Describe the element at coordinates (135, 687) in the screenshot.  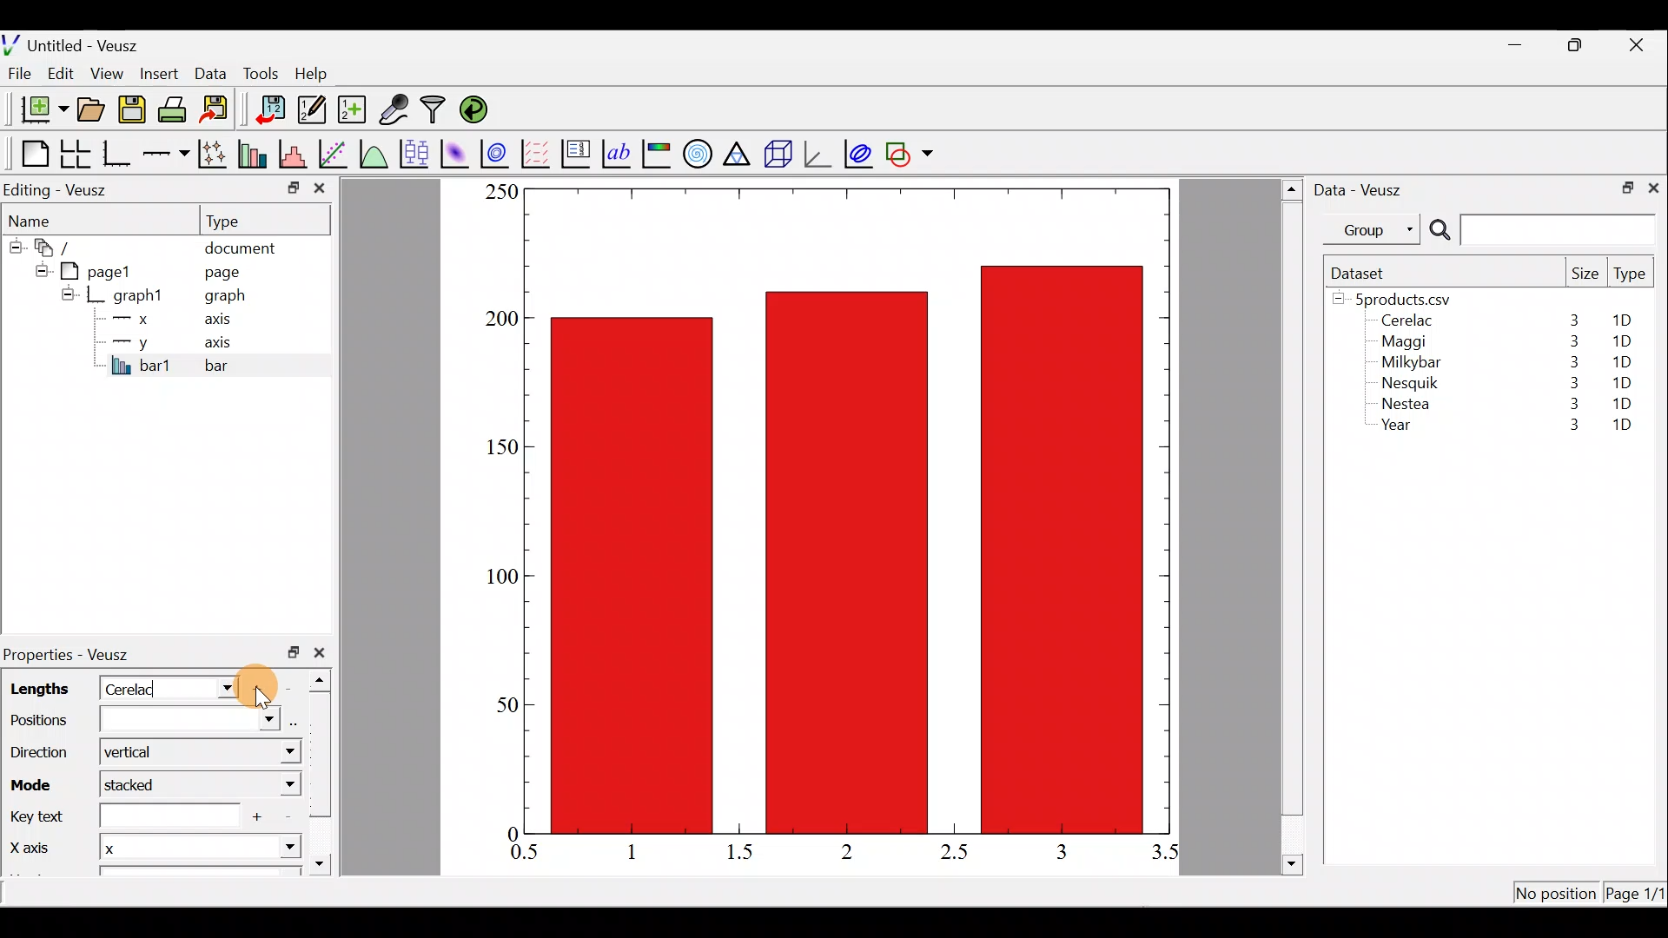
I see `Cerelac` at that location.